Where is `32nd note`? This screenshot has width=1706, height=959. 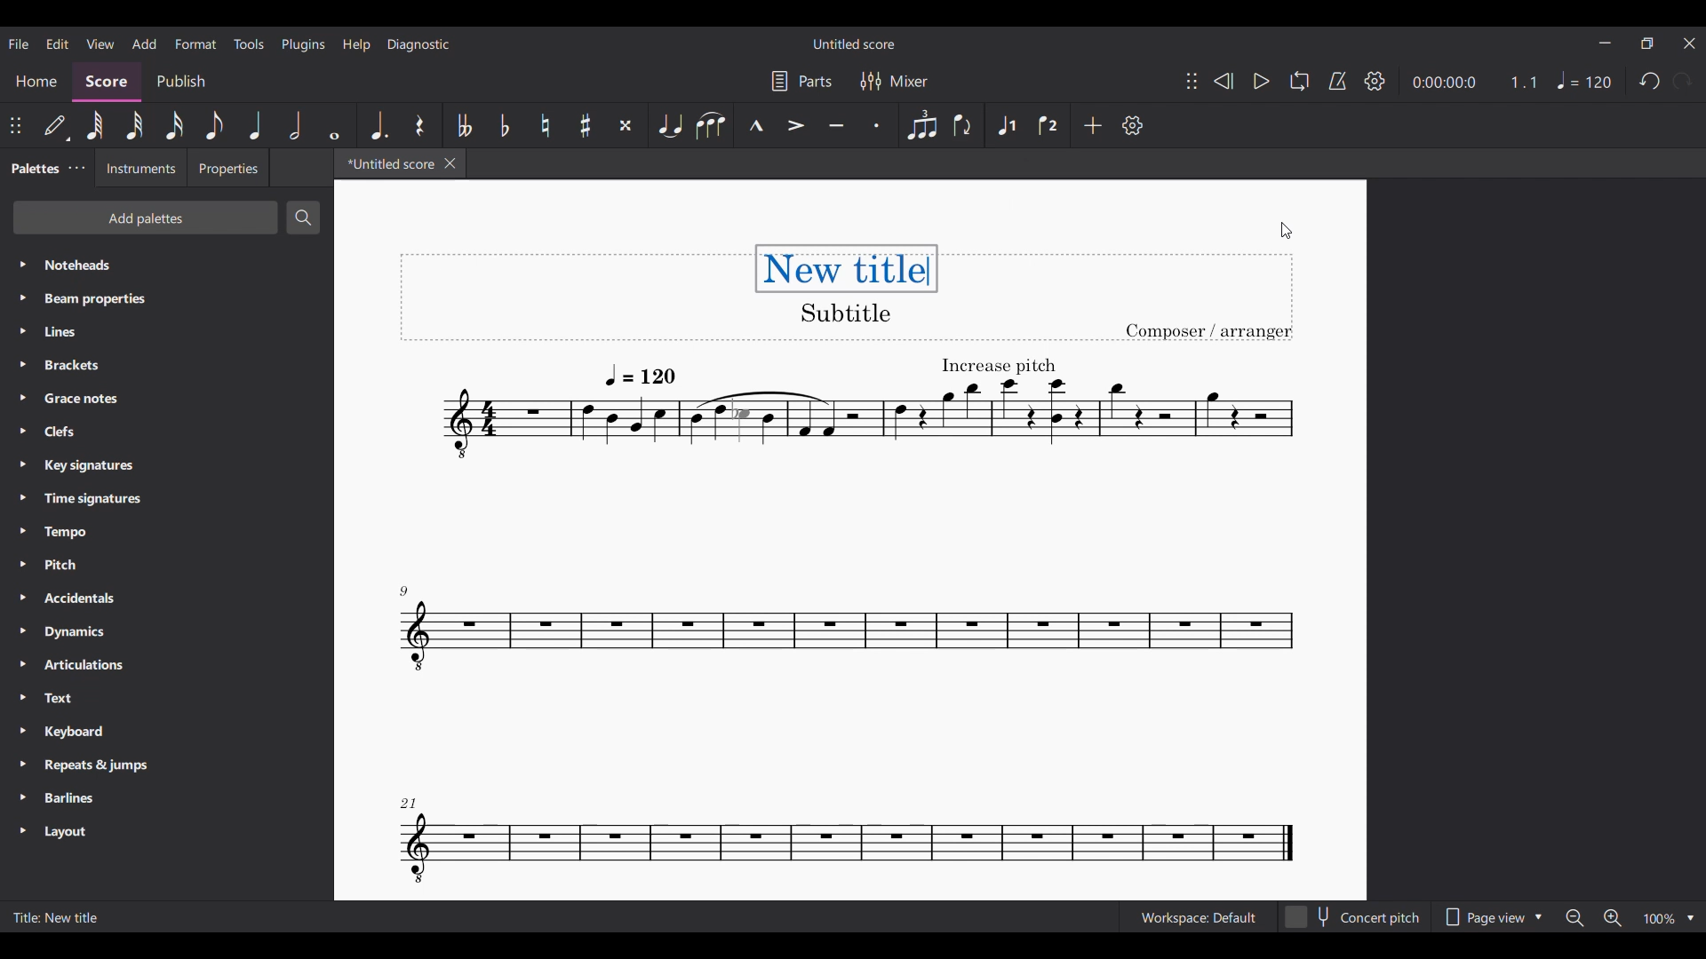
32nd note is located at coordinates (134, 125).